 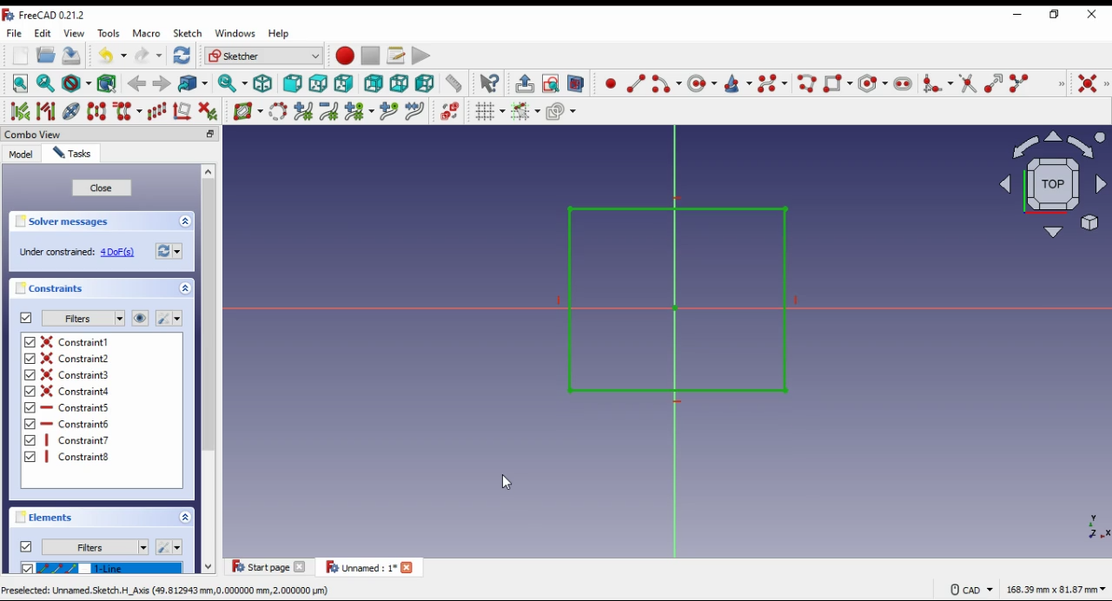 I want to click on left, so click(x=426, y=83).